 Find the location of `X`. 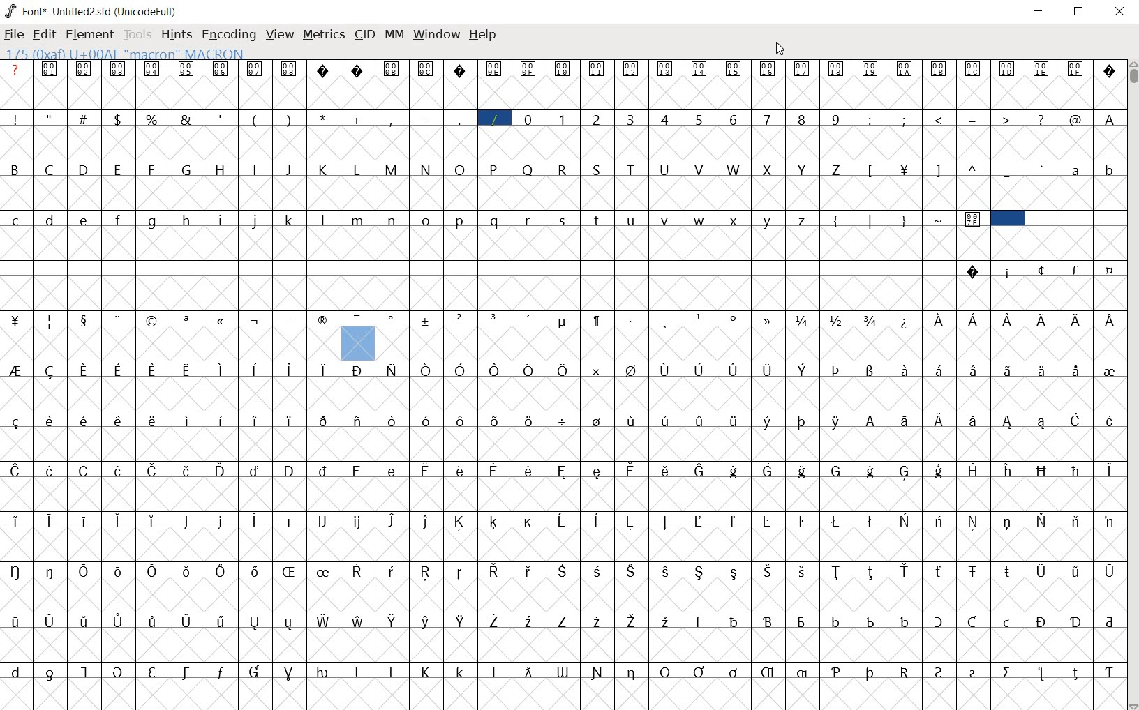

X is located at coordinates (769, 169).